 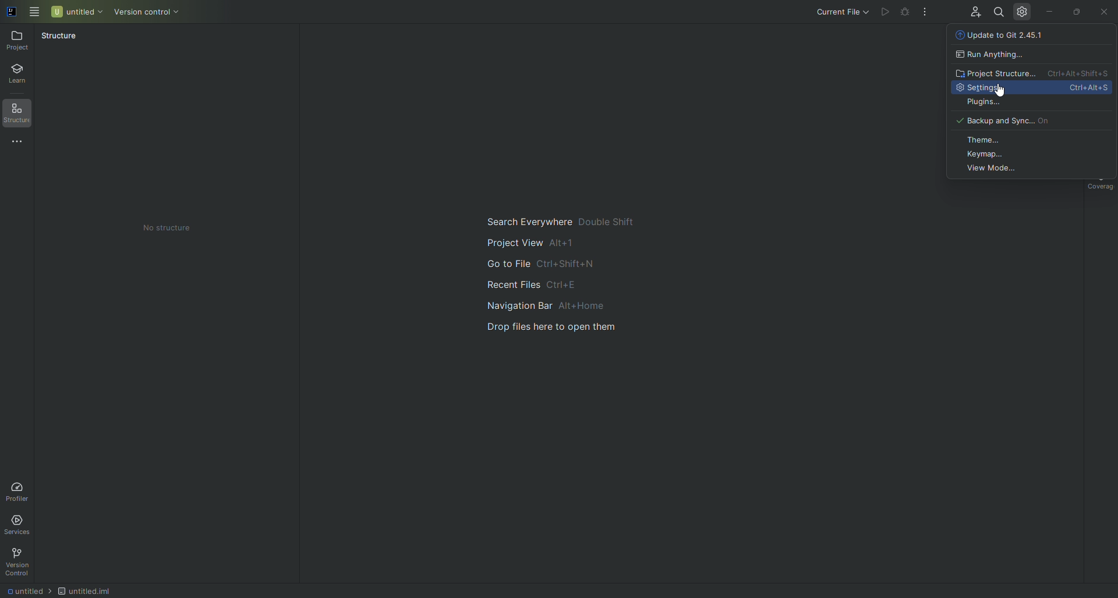 What do you see at coordinates (997, 11) in the screenshot?
I see `Search` at bounding box center [997, 11].